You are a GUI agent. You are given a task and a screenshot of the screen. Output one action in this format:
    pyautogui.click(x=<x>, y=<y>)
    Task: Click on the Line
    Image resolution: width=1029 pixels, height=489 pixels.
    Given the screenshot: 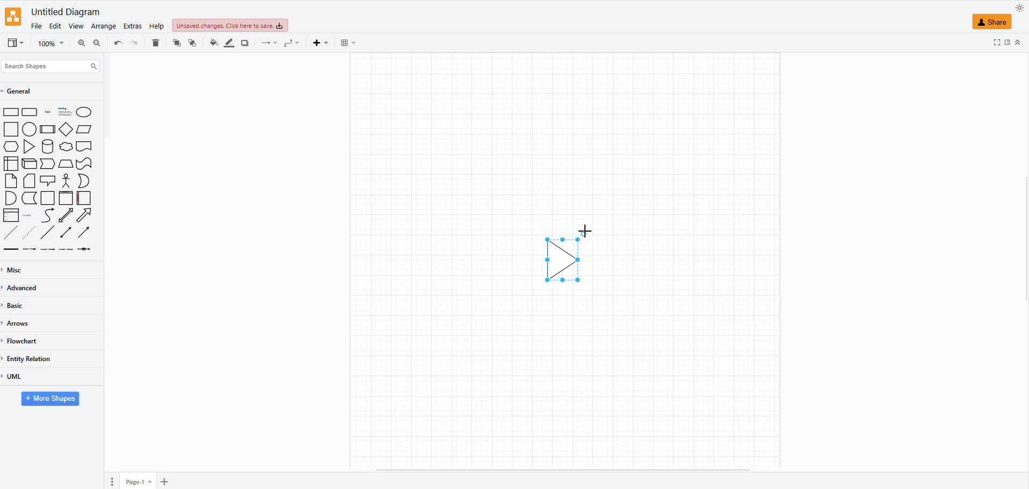 What is the action you would take?
    pyautogui.click(x=48, y=232)
    